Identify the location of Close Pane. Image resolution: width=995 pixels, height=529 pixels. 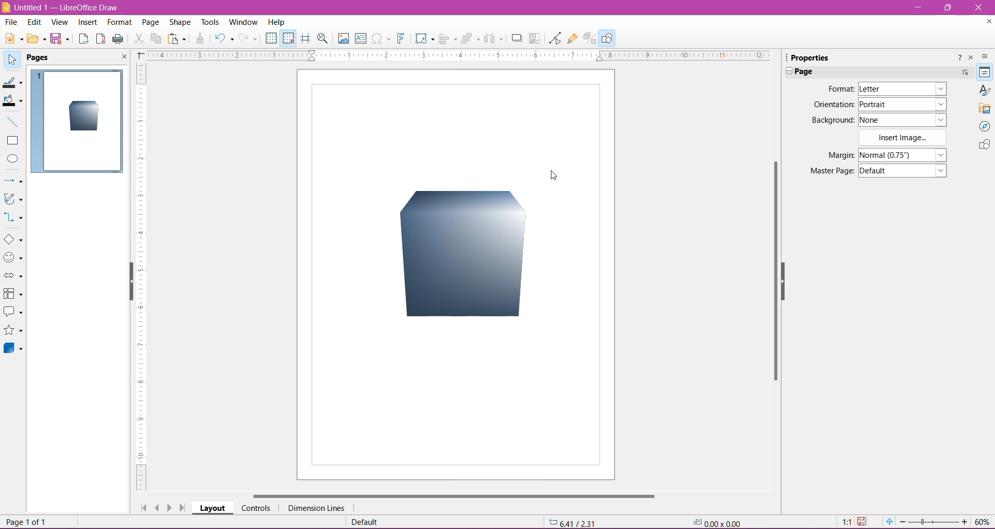
(121, 57).